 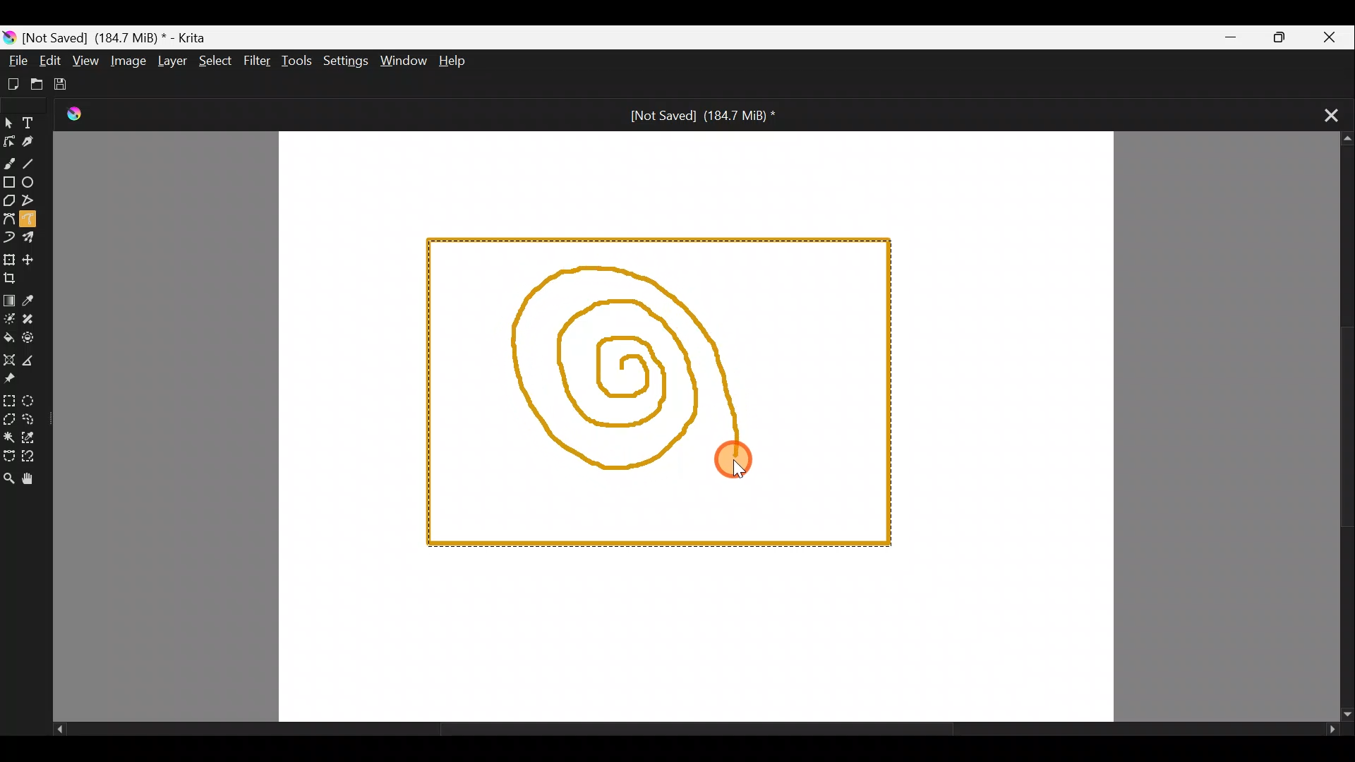 What do you see at coordinates (401, 62) in the screenshot?
I see `Window` at bounding box center [401, 62].